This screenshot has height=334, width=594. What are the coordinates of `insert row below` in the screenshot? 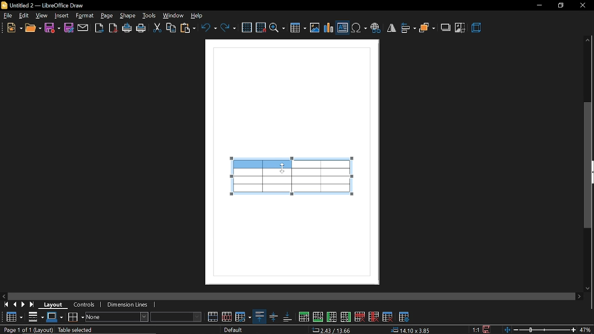 It's located at (318, 316).